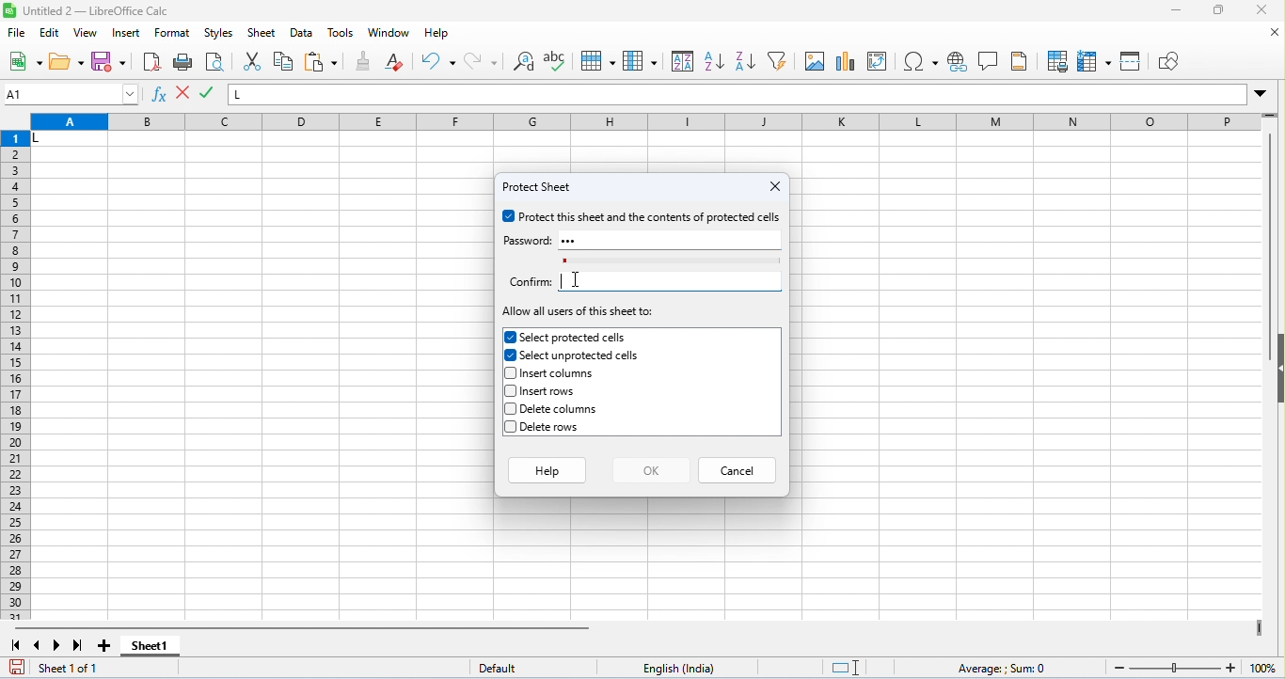  Describe the element at coordinates (526, 241) in the screenshot. I see `password` at that location.